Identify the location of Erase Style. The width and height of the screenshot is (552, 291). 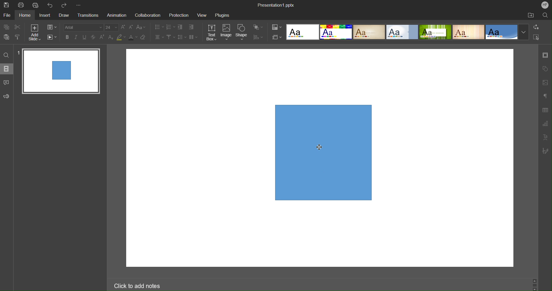
(144, 37).